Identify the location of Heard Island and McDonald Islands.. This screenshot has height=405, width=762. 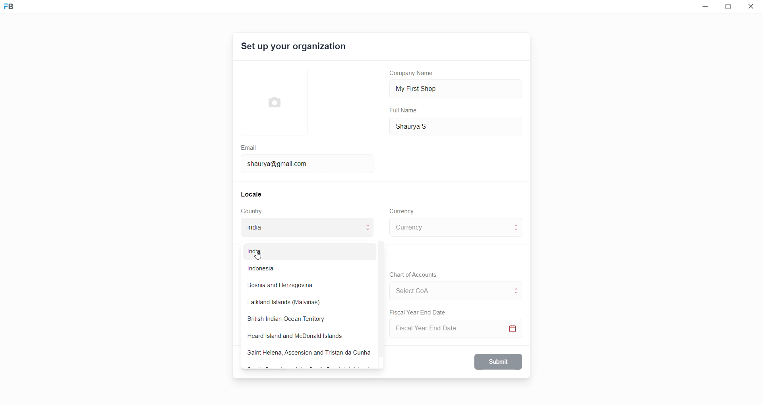
(301, 336).